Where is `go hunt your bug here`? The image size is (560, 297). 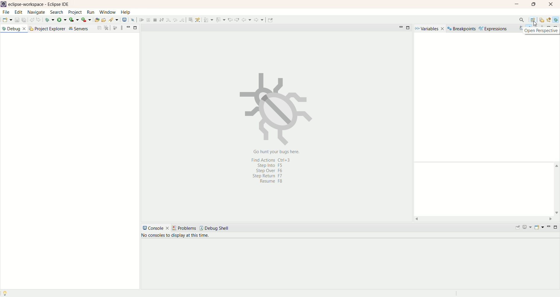 go hunt your bug here is located at coordinates (271, 152).